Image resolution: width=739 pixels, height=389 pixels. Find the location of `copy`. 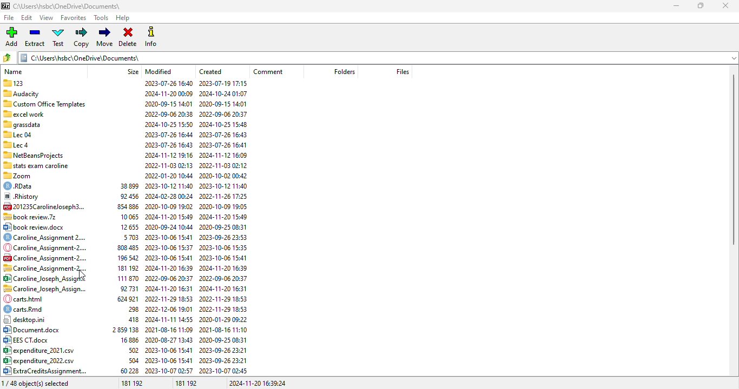

copy is located at coordinates (82, 37).